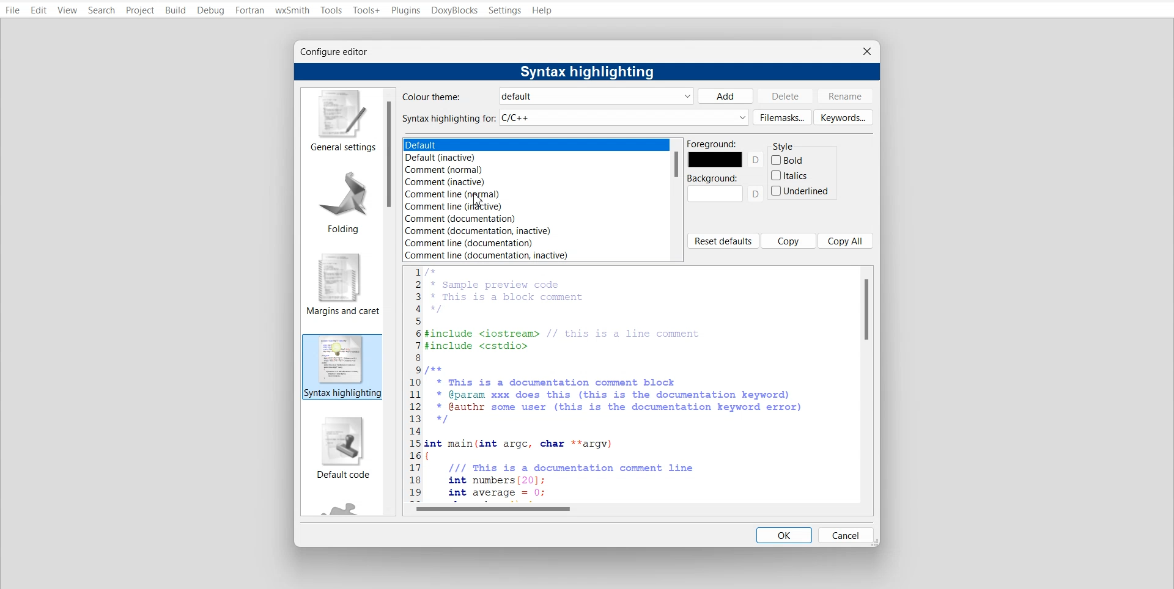 Image resolution: width=1174 pixels, height=589 pixels. What do you see at coordinates (676, 199) in the screenshot?
I see `Vertical scroll bar` at bounding box center [676, 199].